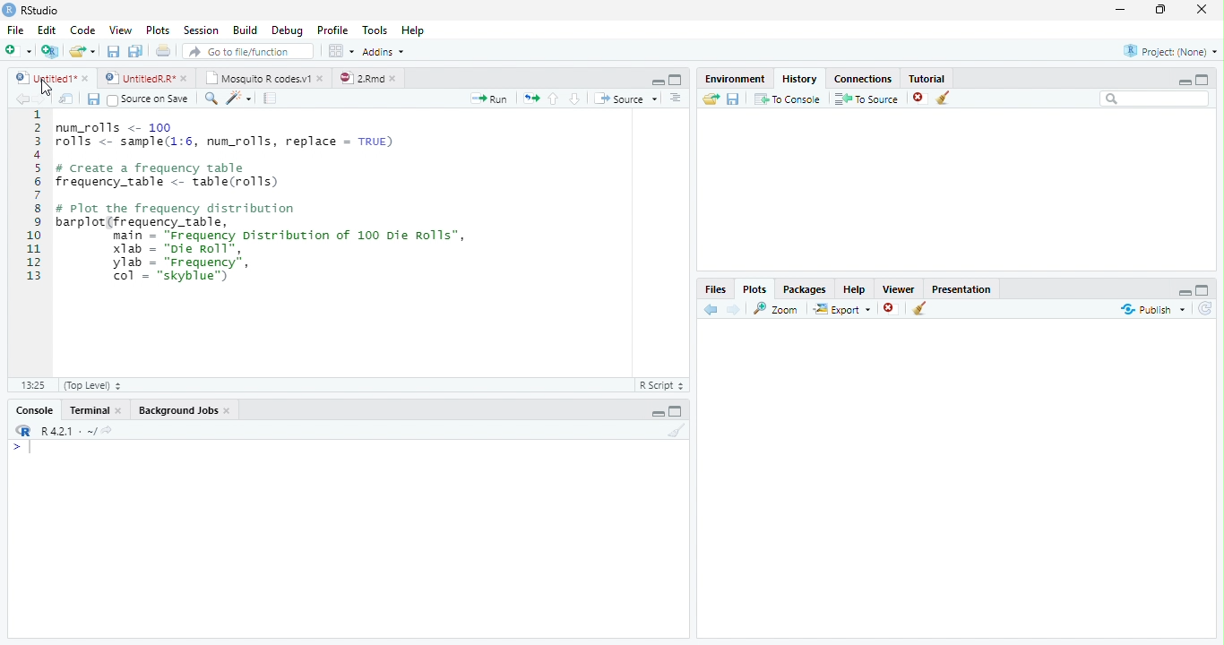 The image size is (1224, 645). What do you see at coordinates (855, 288) in the screenshot?
I see `Help` at bounding box center [855, 288].